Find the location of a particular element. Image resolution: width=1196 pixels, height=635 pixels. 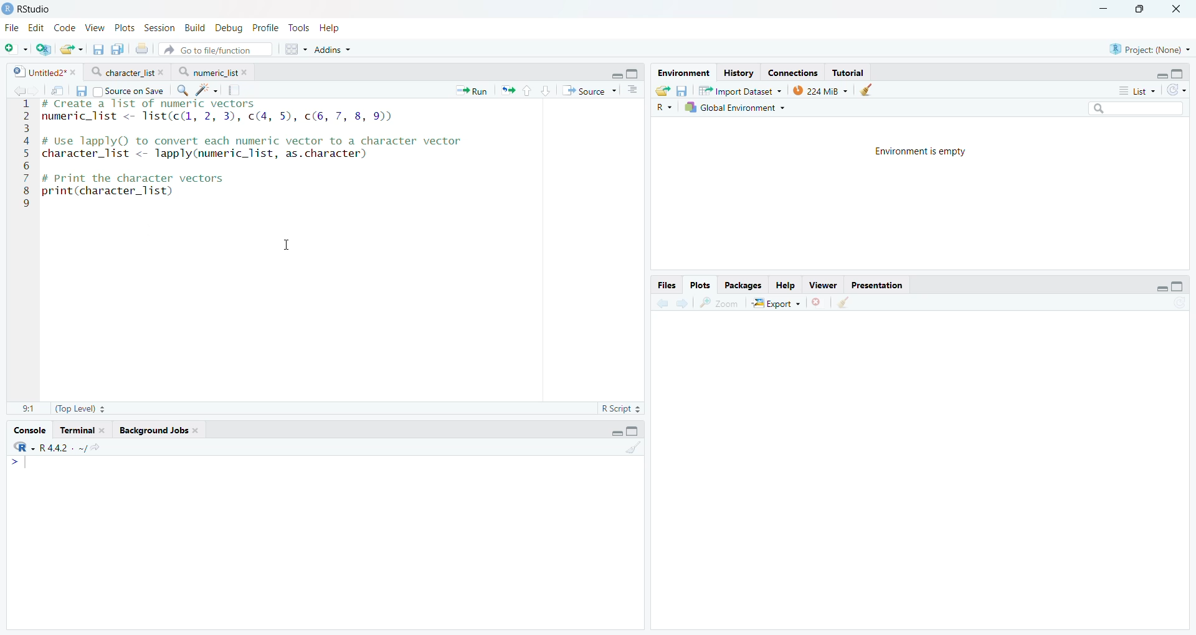

Files is located at coordinates (667, 285).